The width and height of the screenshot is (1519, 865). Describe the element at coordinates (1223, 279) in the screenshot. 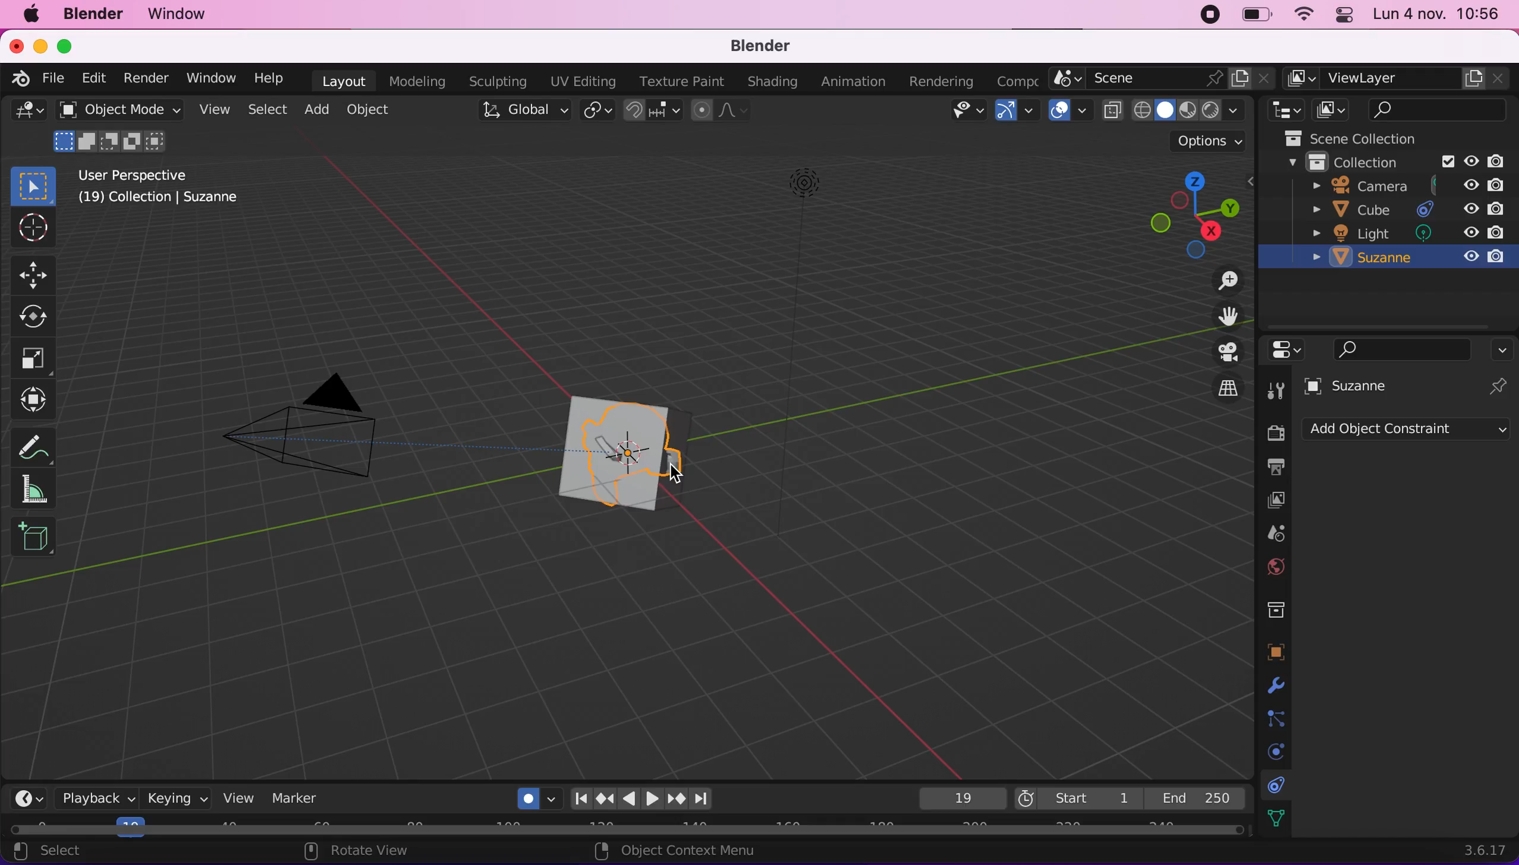

I see `zoom in/out` at that location.